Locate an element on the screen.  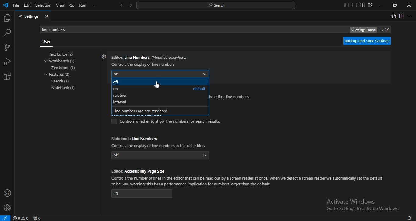
features is located at coordinates (58, 75).